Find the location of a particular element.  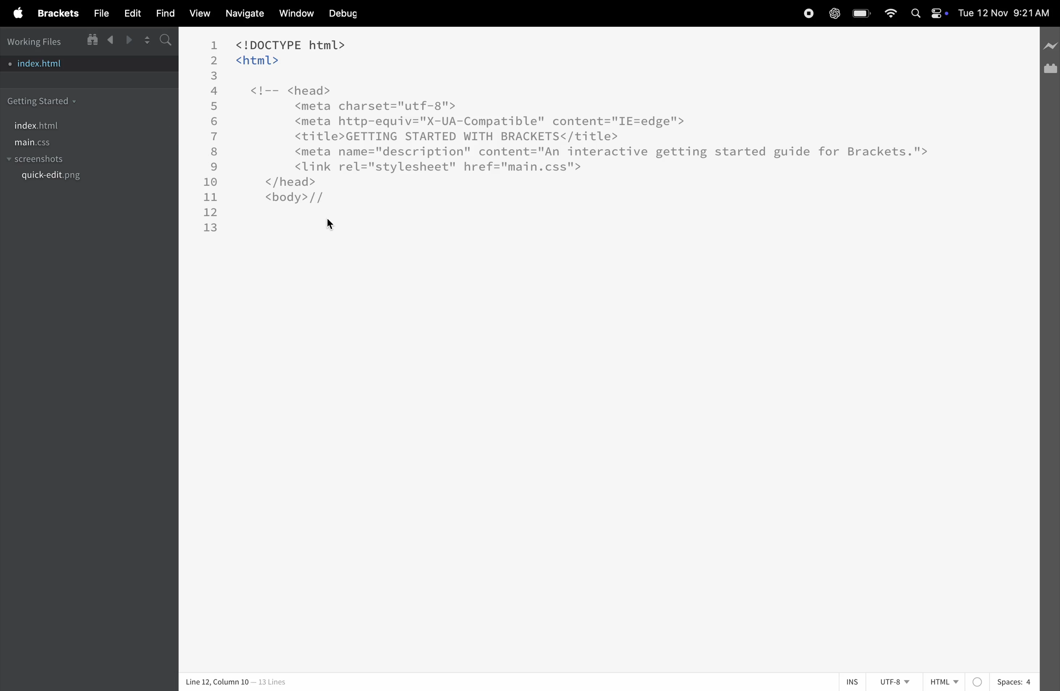

quickedit.png is located at coordinates (67, 178).